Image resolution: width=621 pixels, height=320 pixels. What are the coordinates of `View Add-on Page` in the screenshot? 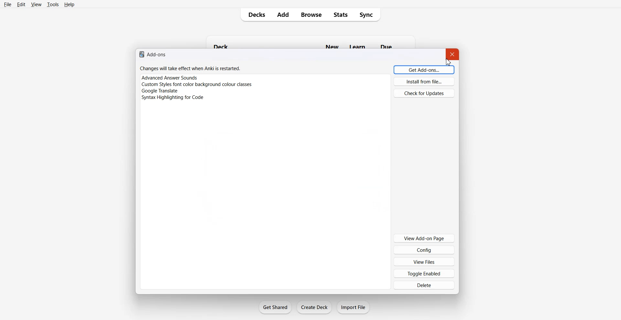 It's located at (424, 238).